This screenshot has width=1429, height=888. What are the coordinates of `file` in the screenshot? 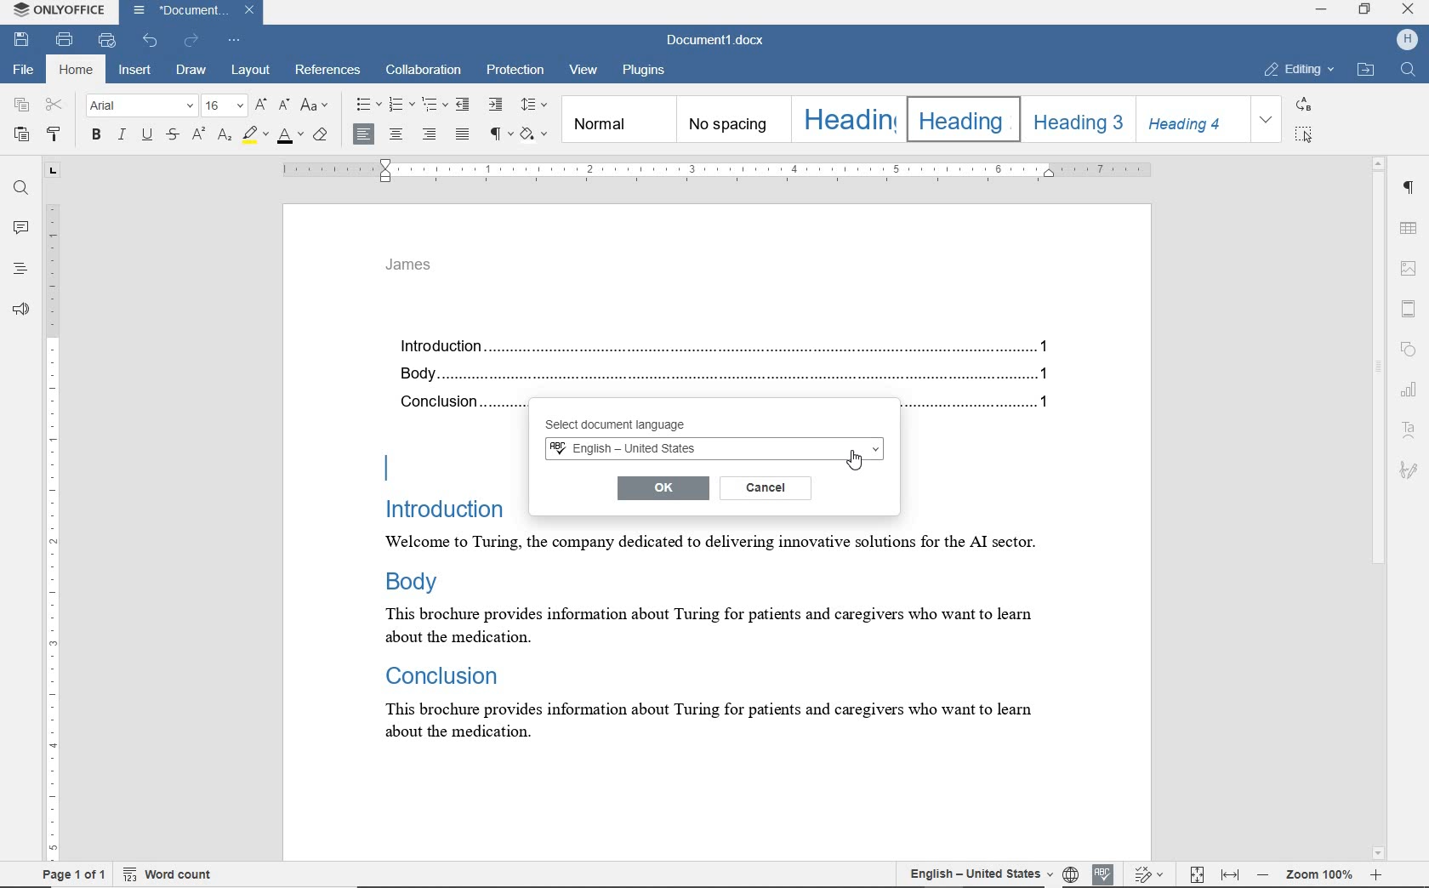 It's located at (21, 71).